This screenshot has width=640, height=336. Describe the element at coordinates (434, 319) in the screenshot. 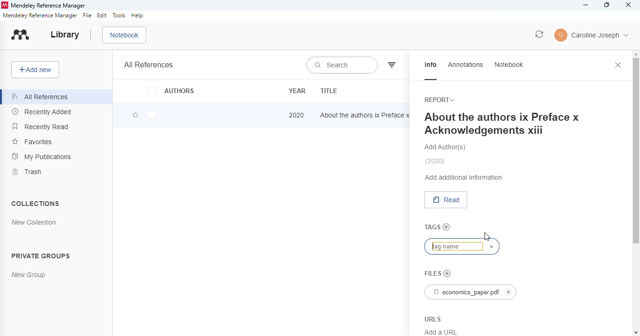

I see `URLS` at that location.